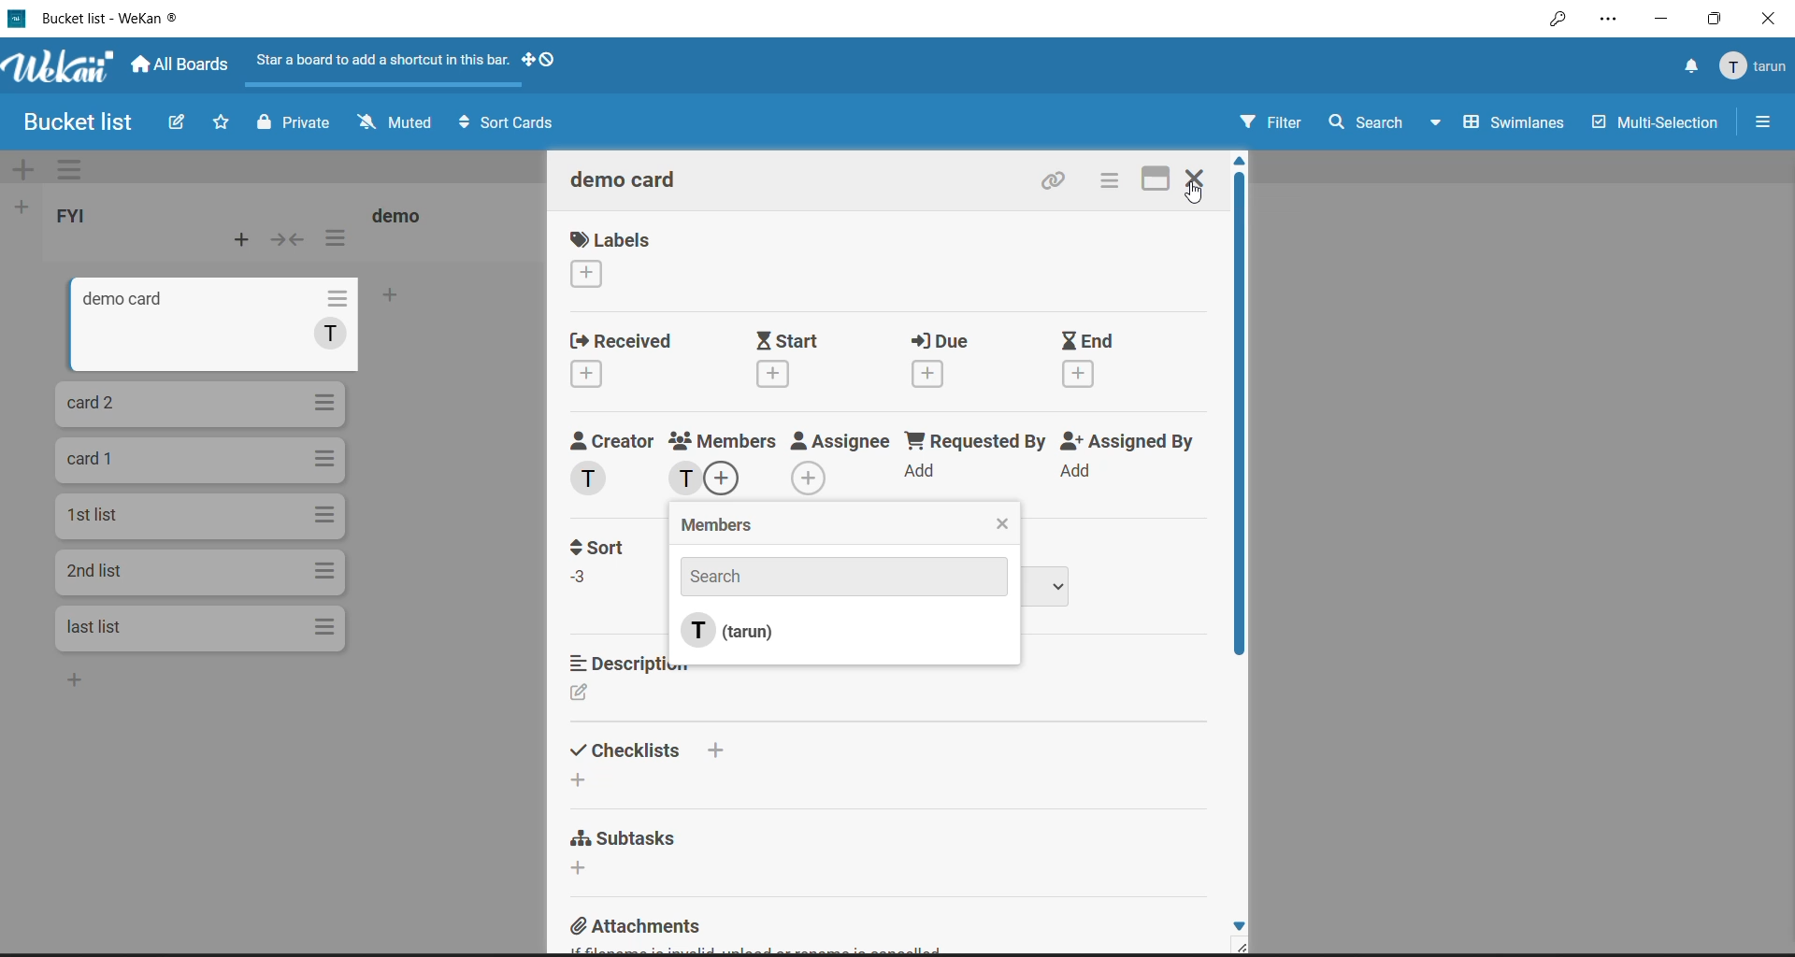 The width and height of the screenshot is (1795, 957). I want to click on add member, so click(810, 476).